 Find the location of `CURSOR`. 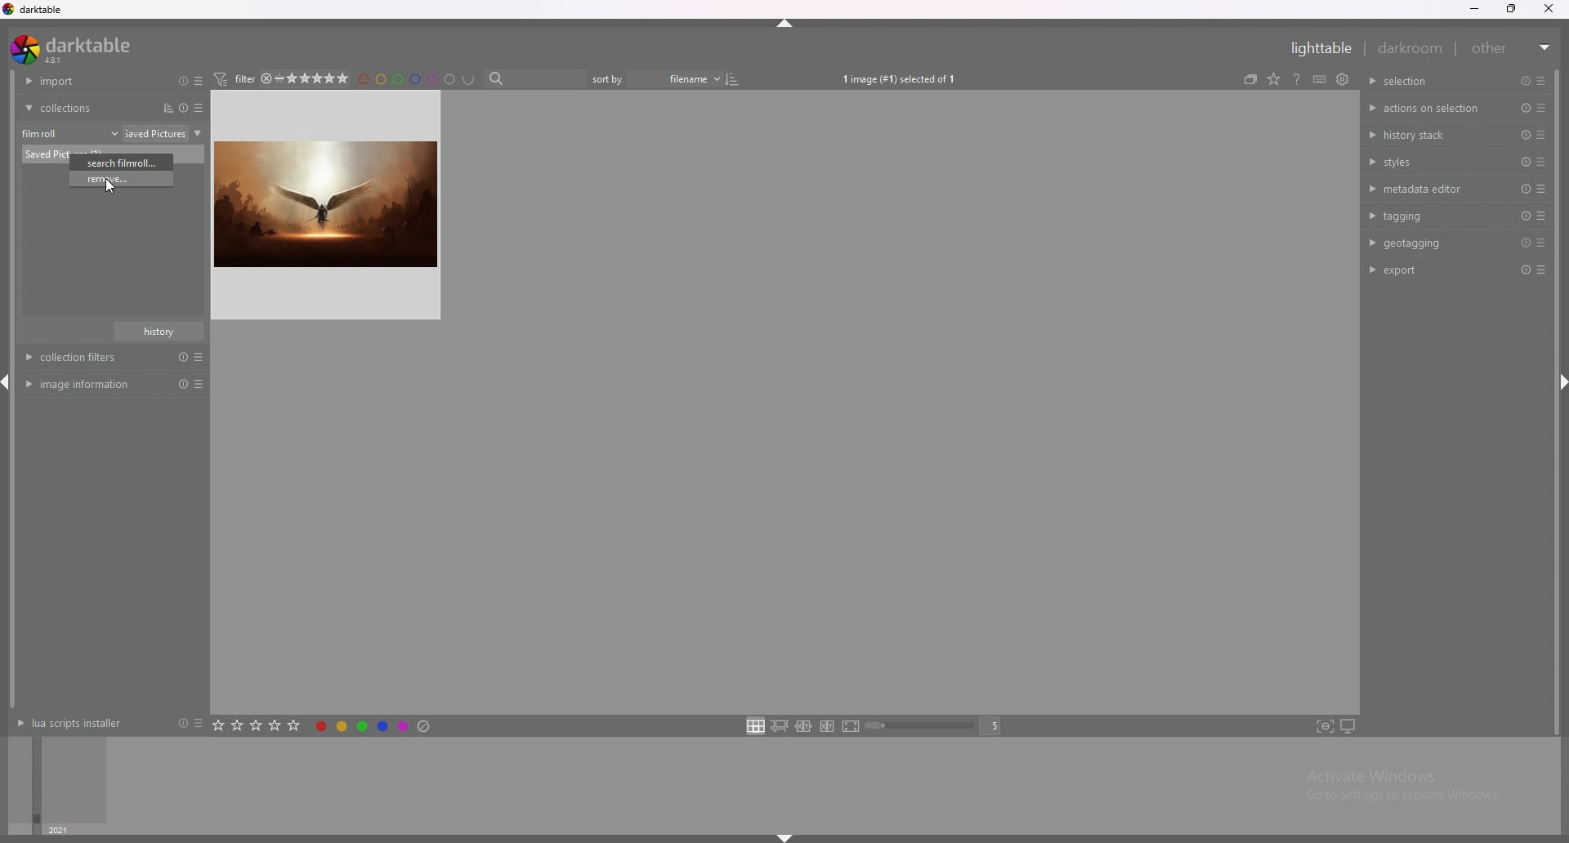

CURSOR is located at coordinates (108, 185).